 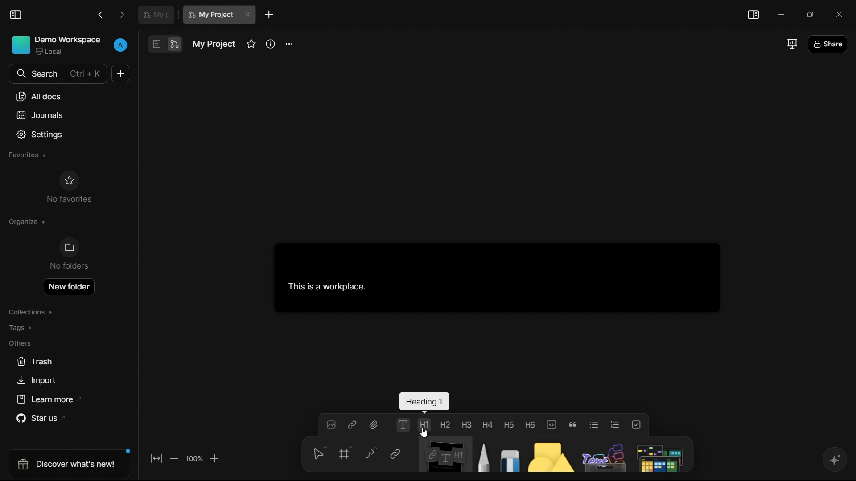 I want to click on more tools, so click(x=659, y=455).